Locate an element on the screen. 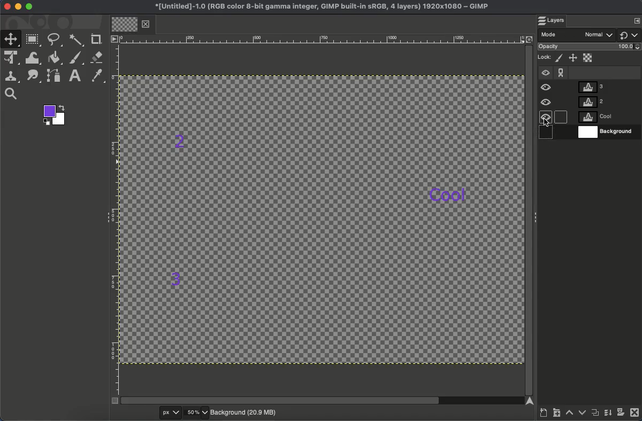  Create a new layer is located at coordinates (543, 414).